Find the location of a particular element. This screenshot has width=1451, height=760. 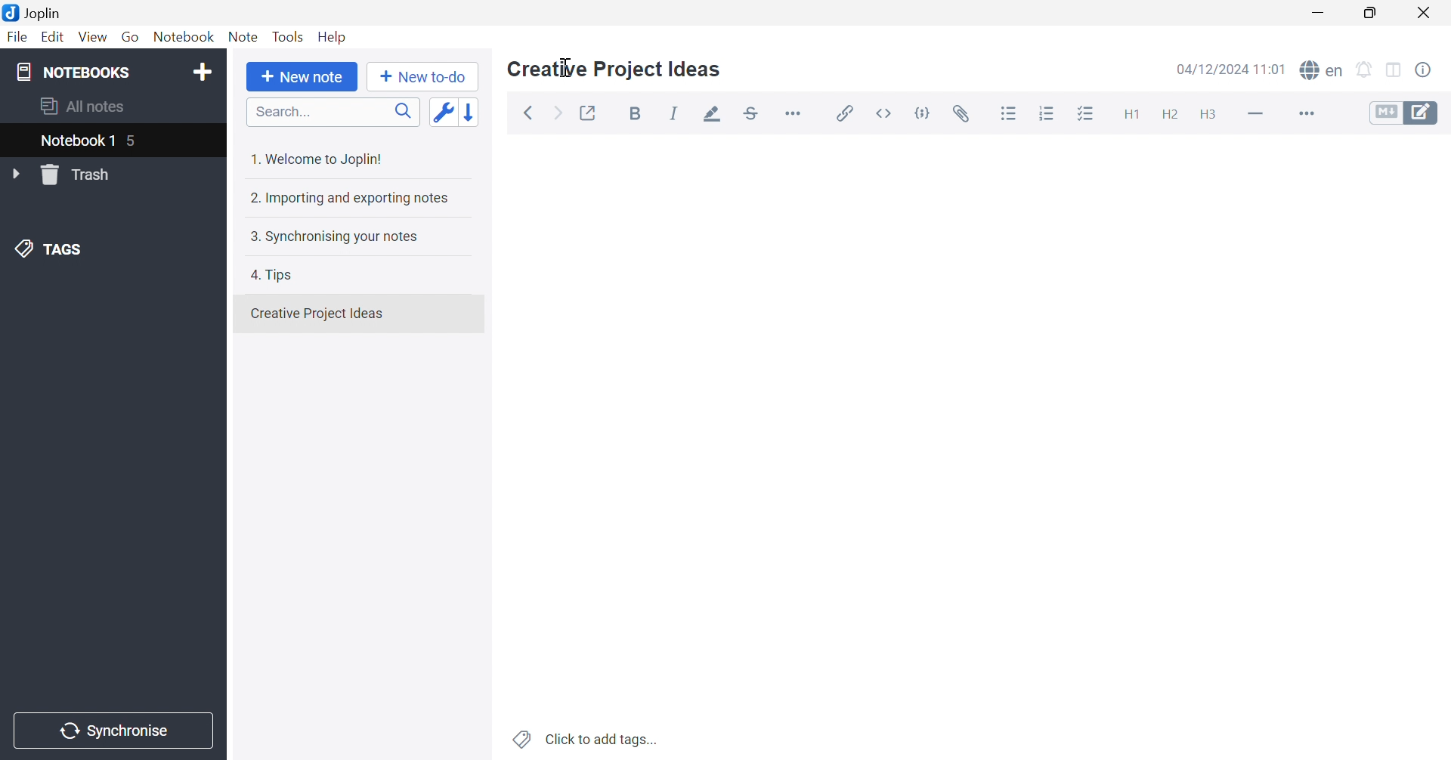

Add notebook is located at coordinates (203, 70).